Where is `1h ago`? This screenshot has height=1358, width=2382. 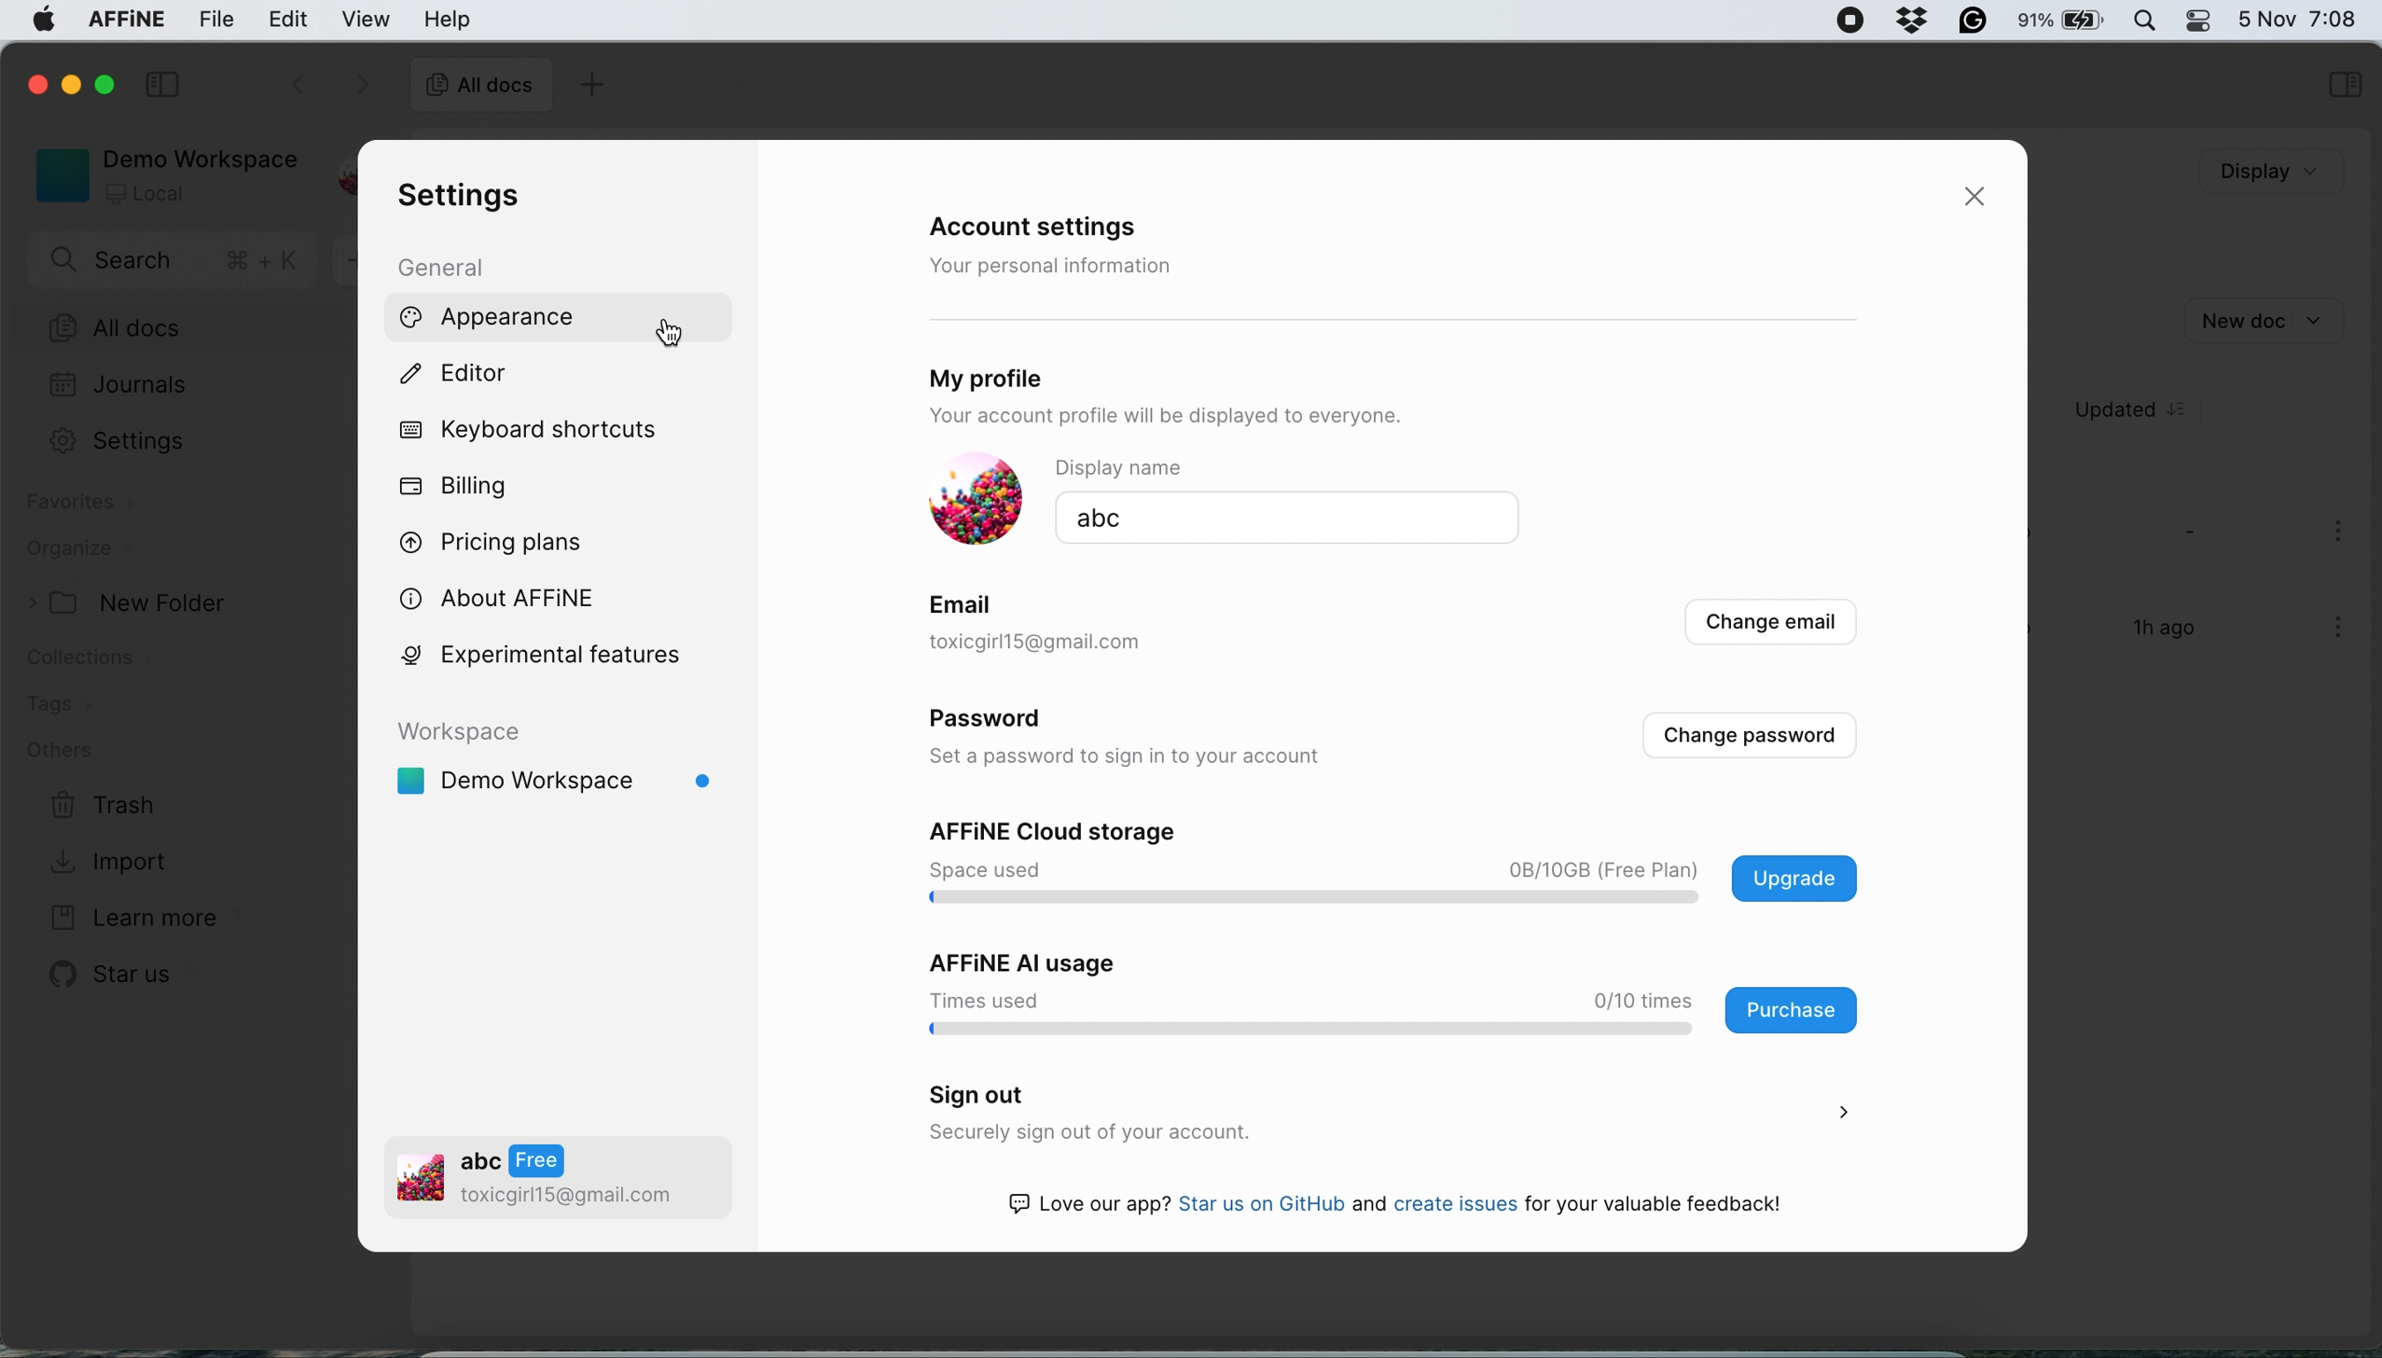 1h ago is located at coordinates (2167, 626).